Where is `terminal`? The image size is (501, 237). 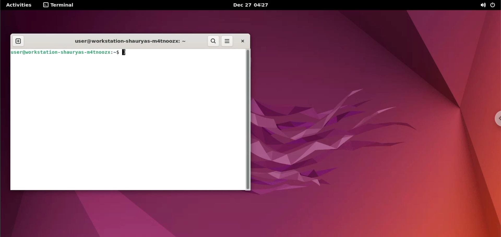 terminal is located at coordinates (59, 5).